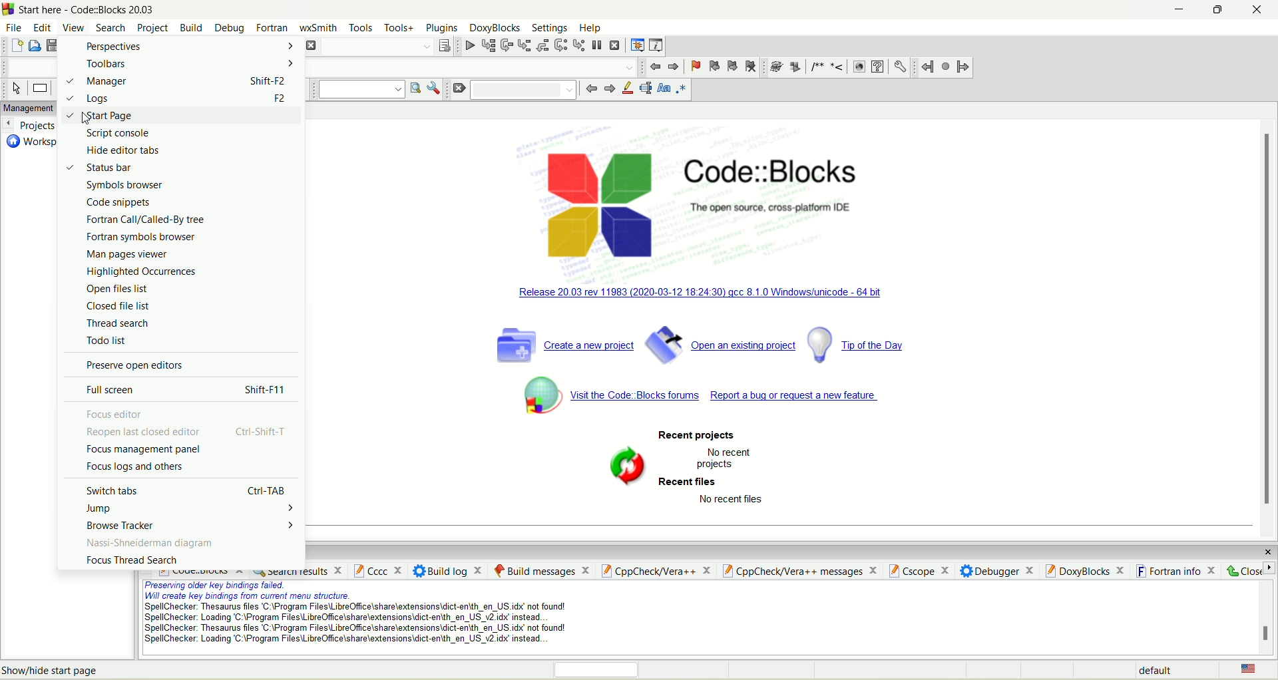 The height and width of the screenshot is (680, 1278). I want to click on jump, so click(192, 510).